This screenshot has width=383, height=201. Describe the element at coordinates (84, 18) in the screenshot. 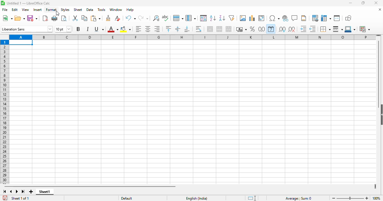

I see `copy` at that location.